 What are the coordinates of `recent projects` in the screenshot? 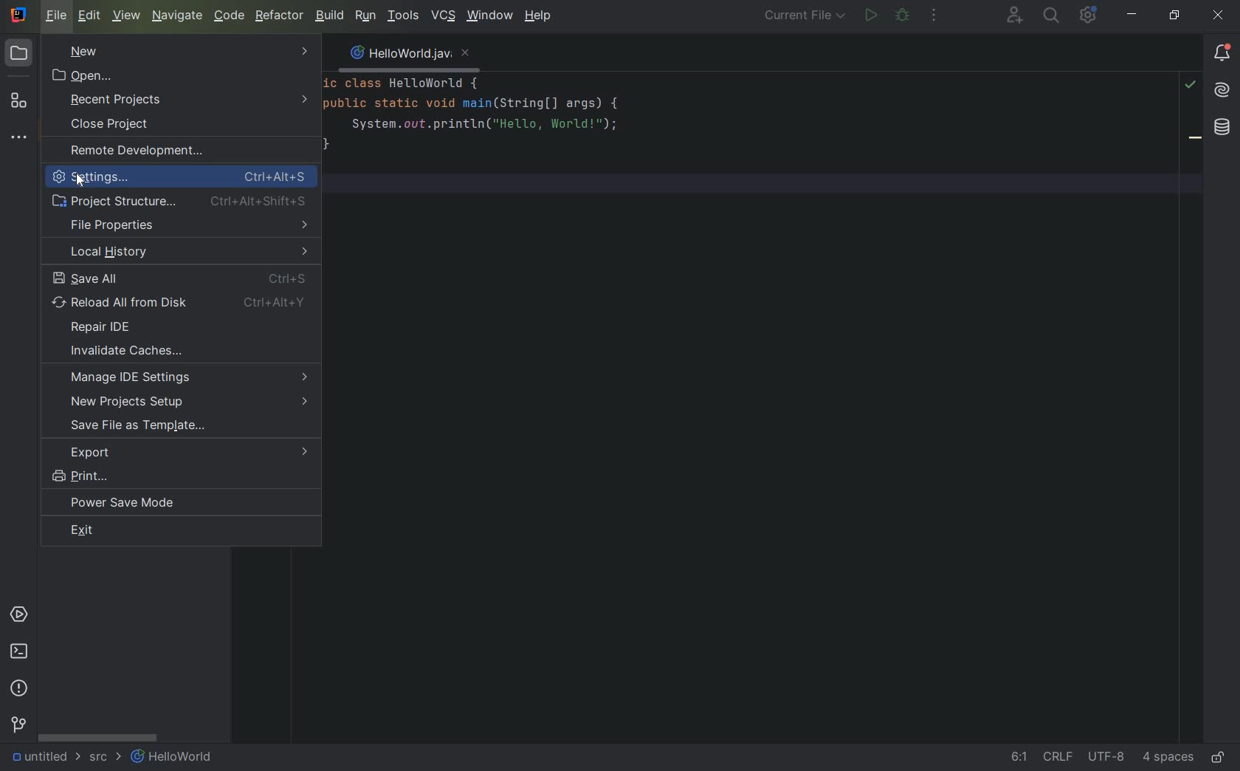 It's located at (188, 100).